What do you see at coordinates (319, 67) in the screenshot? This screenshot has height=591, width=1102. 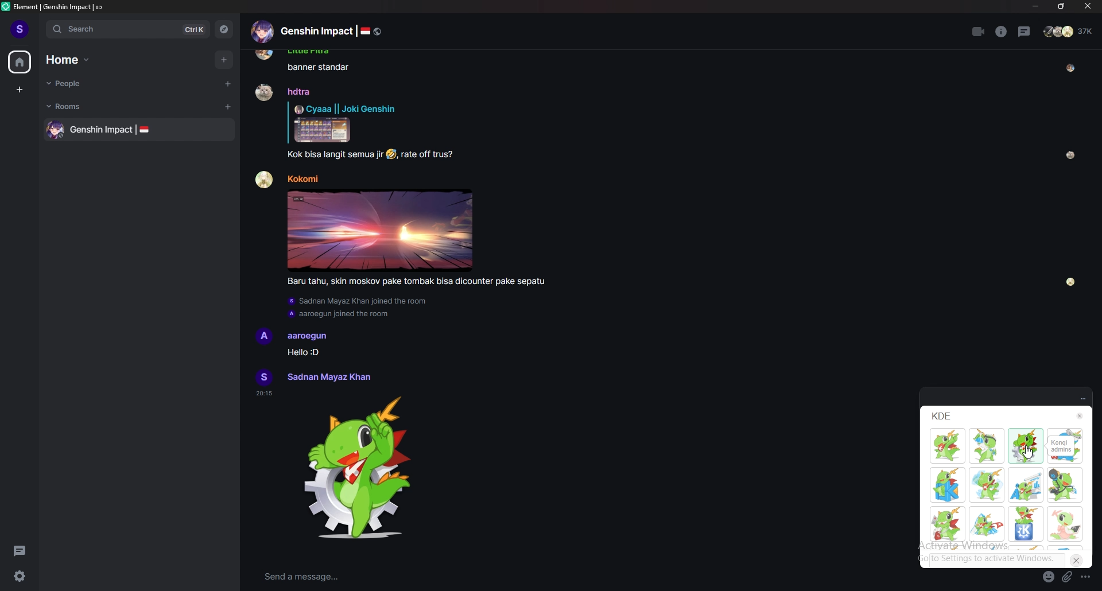 I see `banner standar` at bounding box center [319, 67].